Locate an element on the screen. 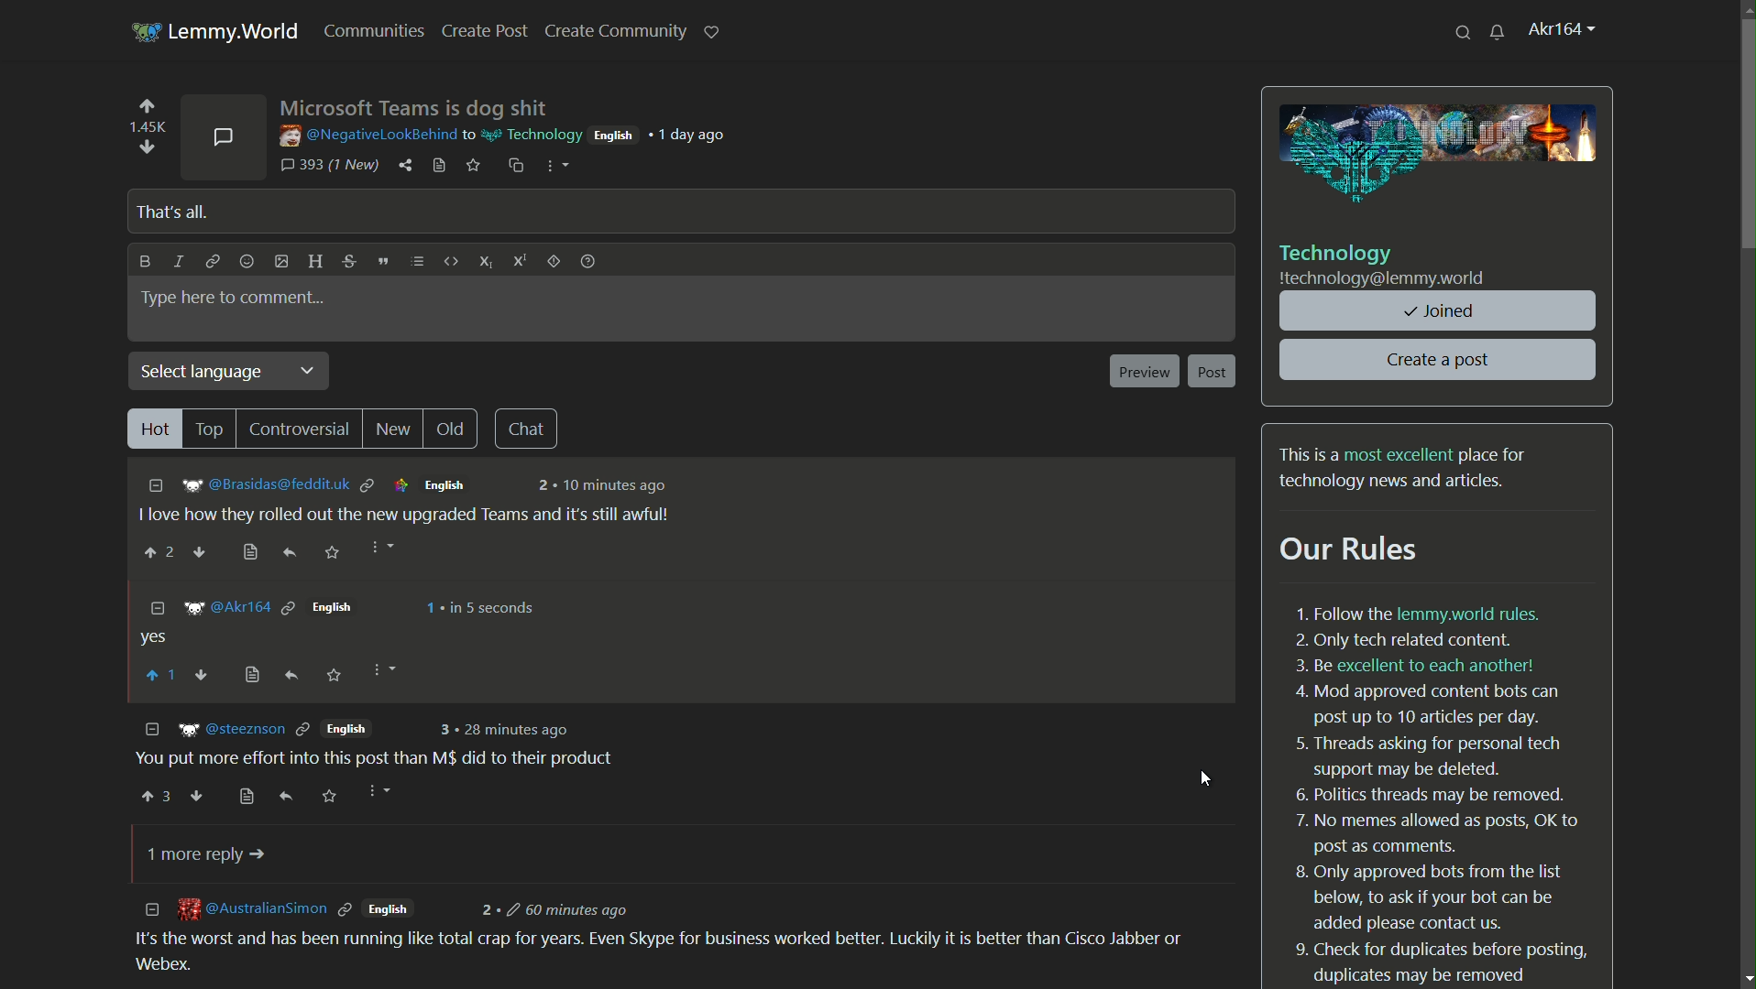  support lemmy.world is located at coordinates (712, 30).